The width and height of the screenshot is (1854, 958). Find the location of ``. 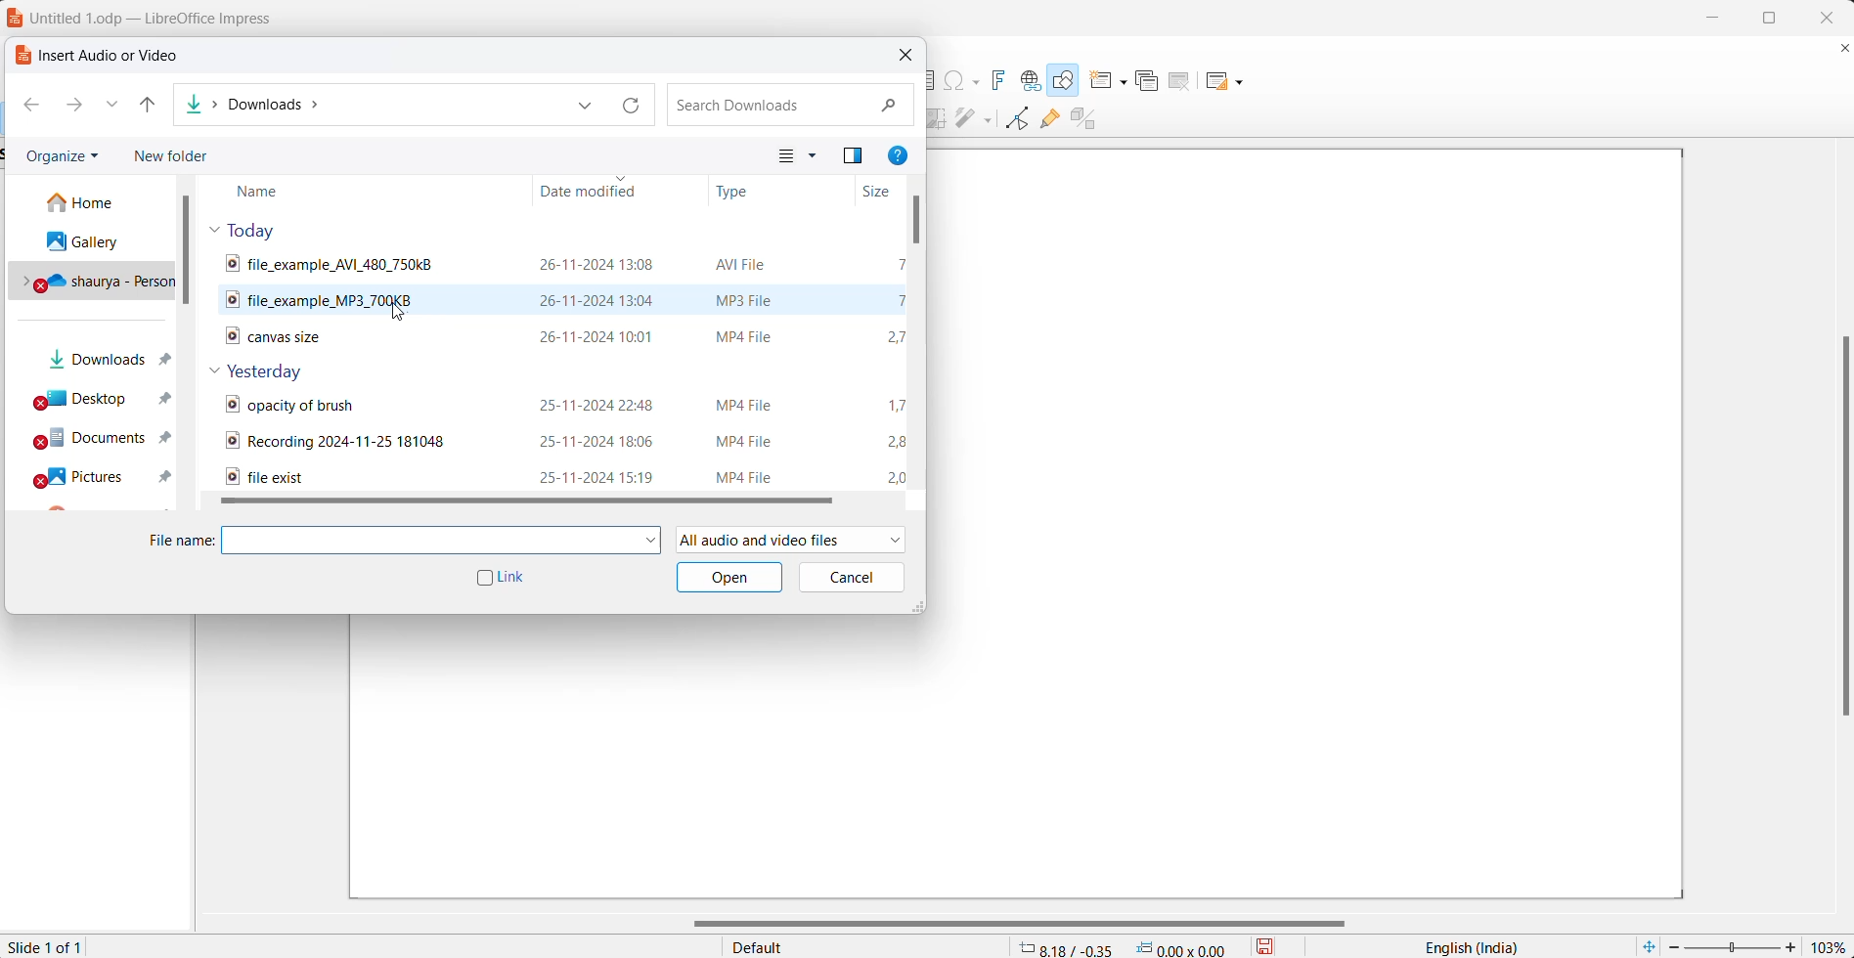

 is located at coordinates (1463, 945).